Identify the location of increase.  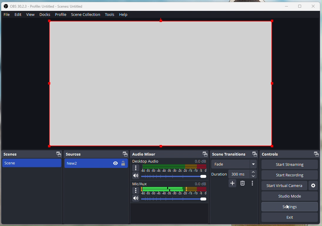
(253, 171).